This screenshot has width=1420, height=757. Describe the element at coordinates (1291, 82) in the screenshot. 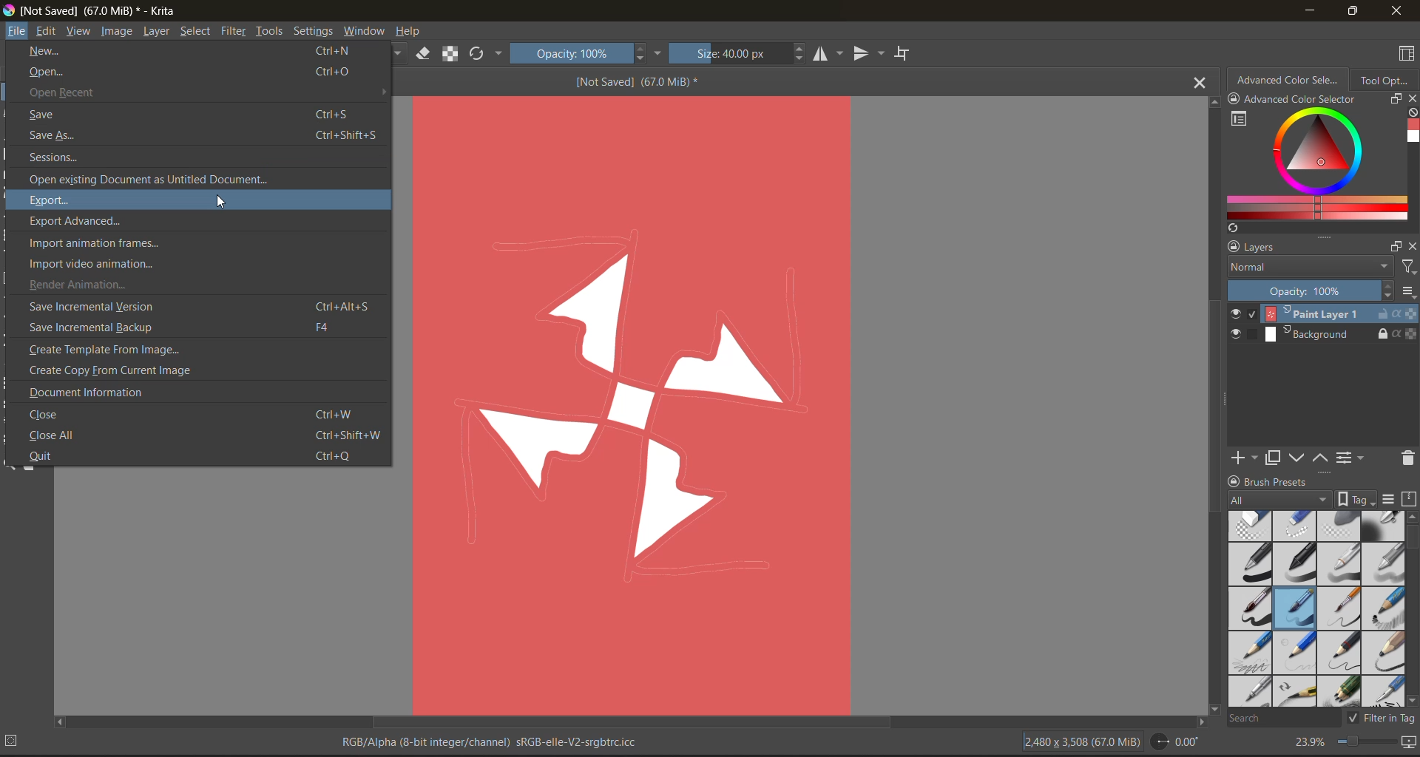

I see `advanced color selector` at that location.